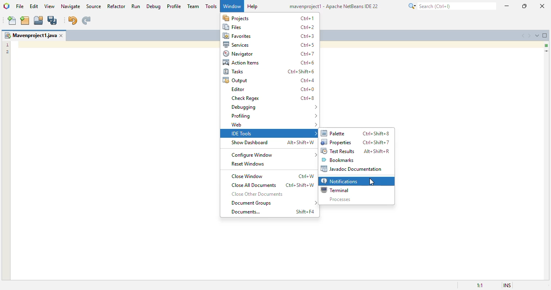 This screenshot has height=290, width=551. What do you see at coordinates (307, 98) in the screenshot?
I see `shortcut for check regex` at bounding box center [307, 98].